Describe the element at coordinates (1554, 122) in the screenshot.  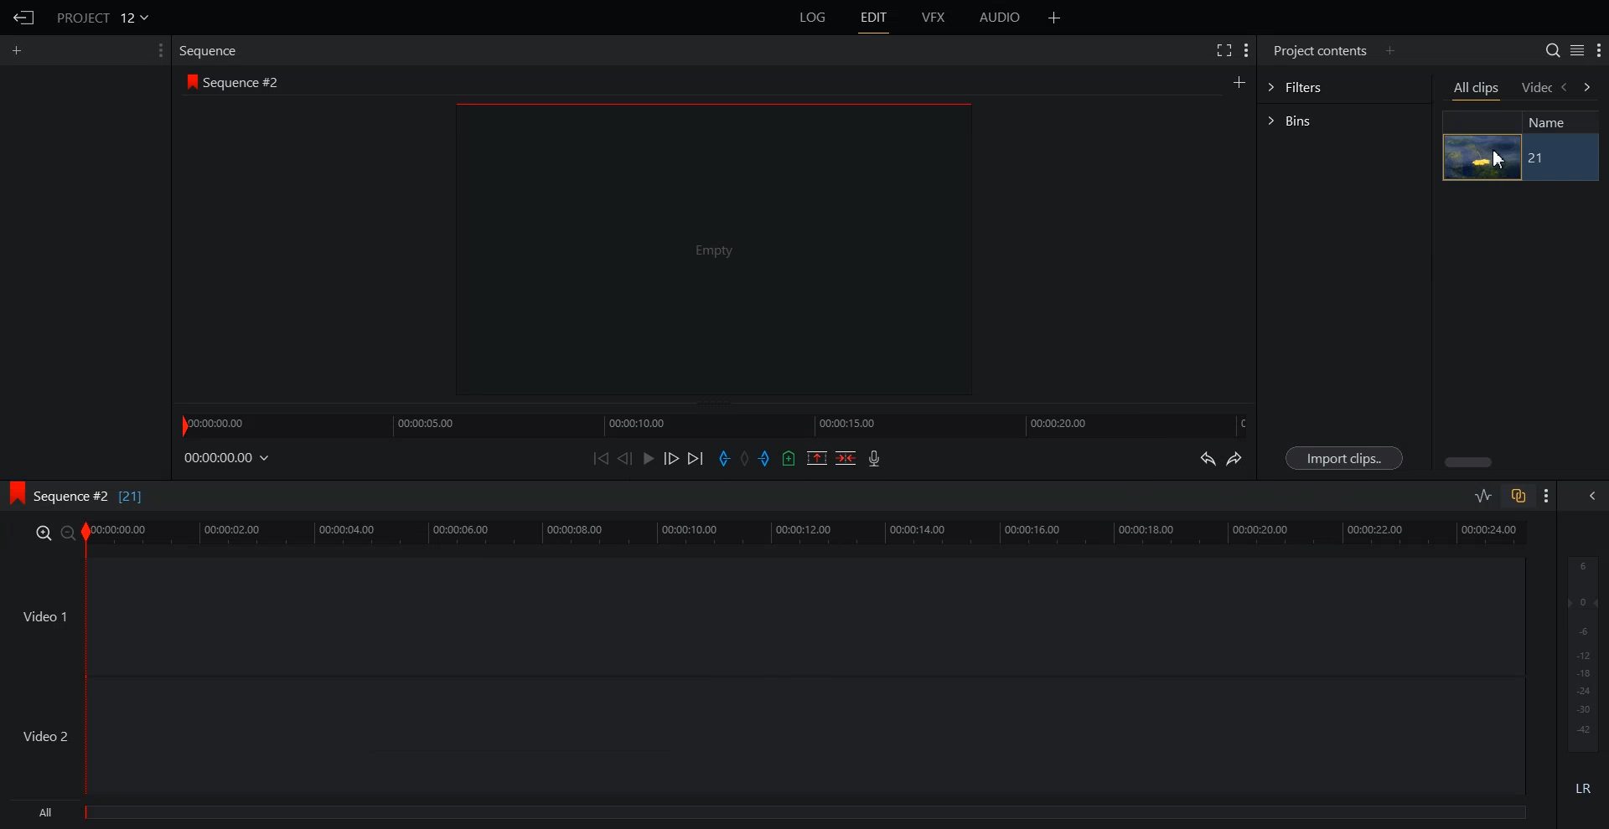
I see `Name` at that location.